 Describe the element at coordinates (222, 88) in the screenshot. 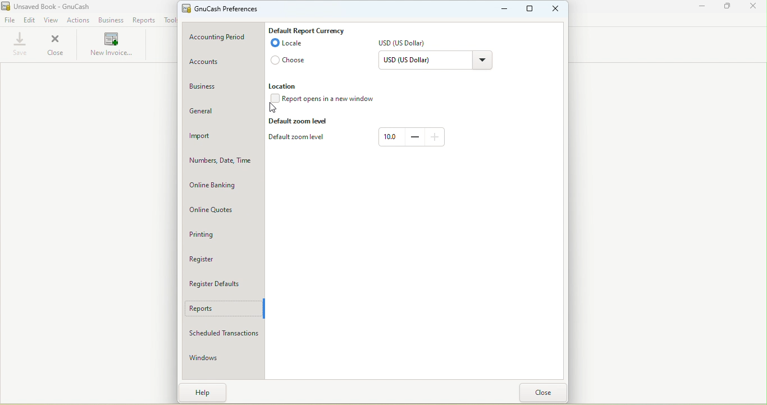

I see `Business` at that location.